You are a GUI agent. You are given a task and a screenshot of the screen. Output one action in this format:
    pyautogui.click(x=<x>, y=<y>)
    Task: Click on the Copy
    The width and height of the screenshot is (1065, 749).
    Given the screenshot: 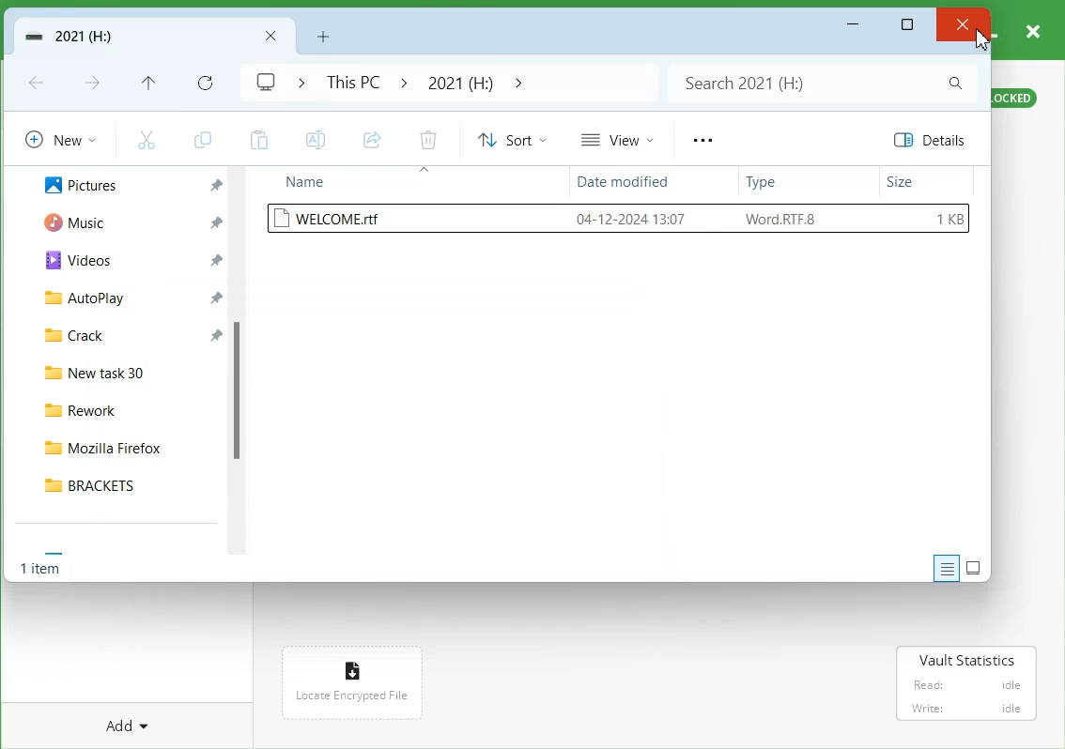 What is the action you would take?
    pyautogui.click(x=203, y=136)
    